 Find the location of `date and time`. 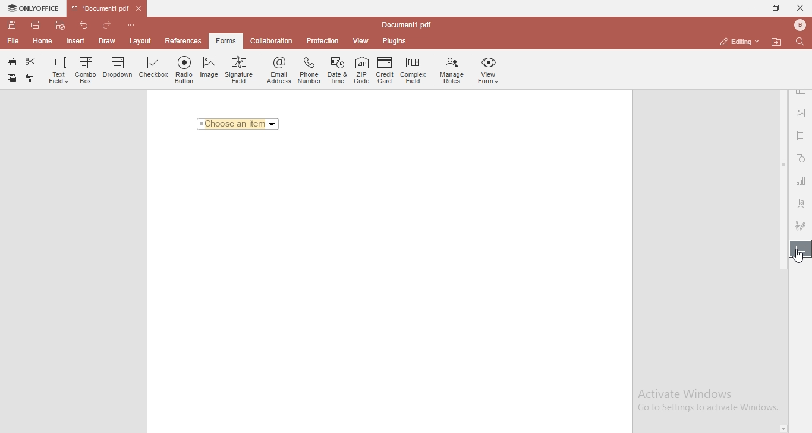

date and time is located at coordinates (338, 71).